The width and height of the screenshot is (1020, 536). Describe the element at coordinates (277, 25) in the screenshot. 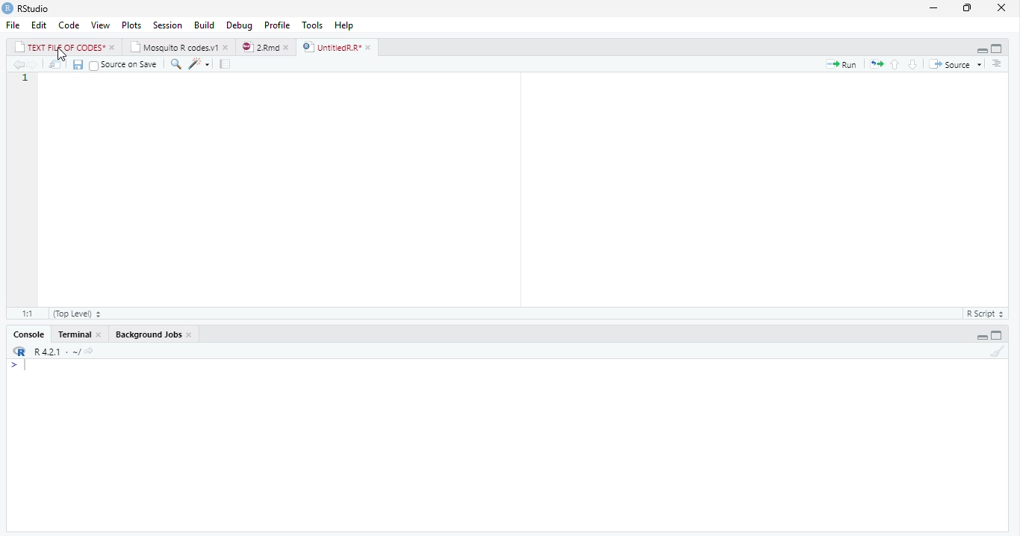

I see `profile` at that location.